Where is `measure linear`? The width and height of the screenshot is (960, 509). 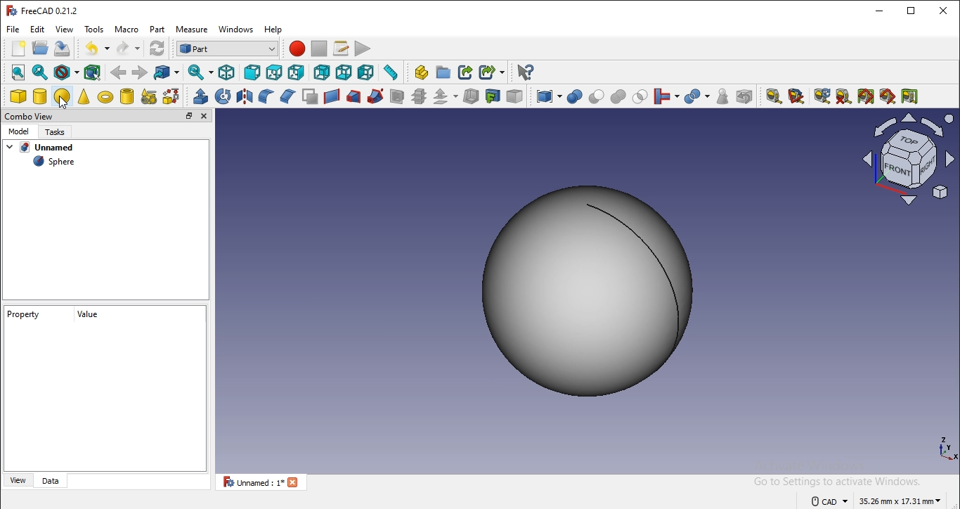
measure linear is located at coordinates (773, 96).